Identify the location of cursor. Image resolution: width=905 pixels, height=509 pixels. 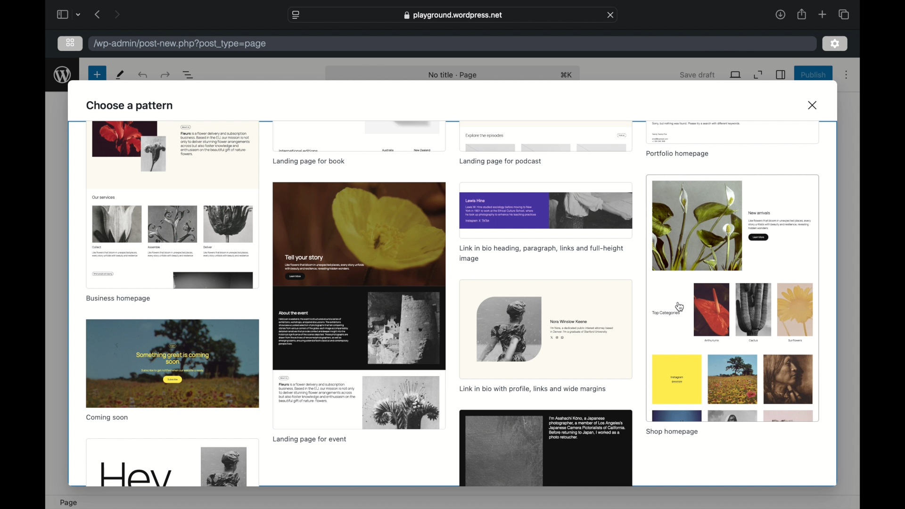
(680, 307).